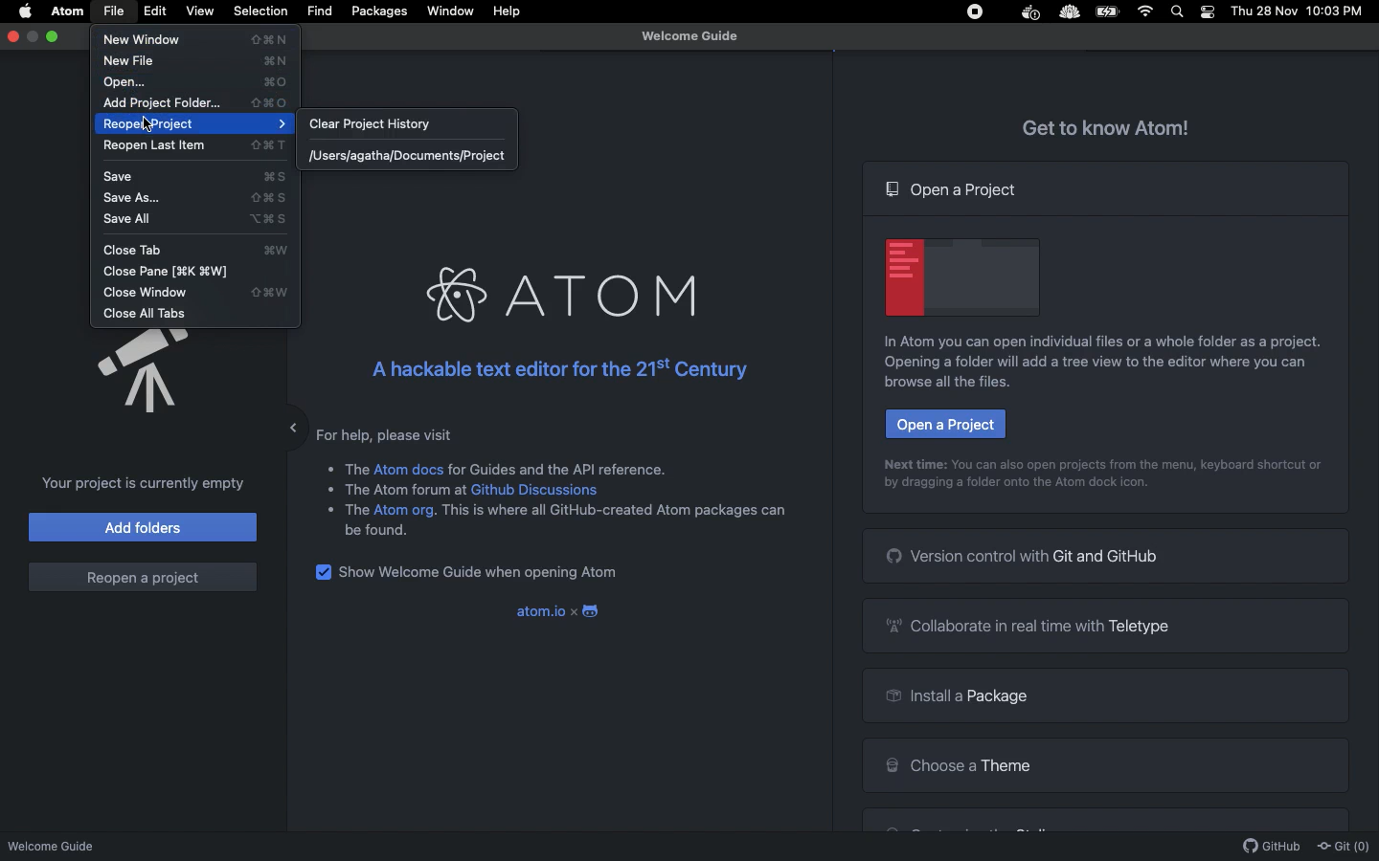  What do you see at coordinates (408, 493) in the screenshot?
I see `text` at bounding box center [408, 493].